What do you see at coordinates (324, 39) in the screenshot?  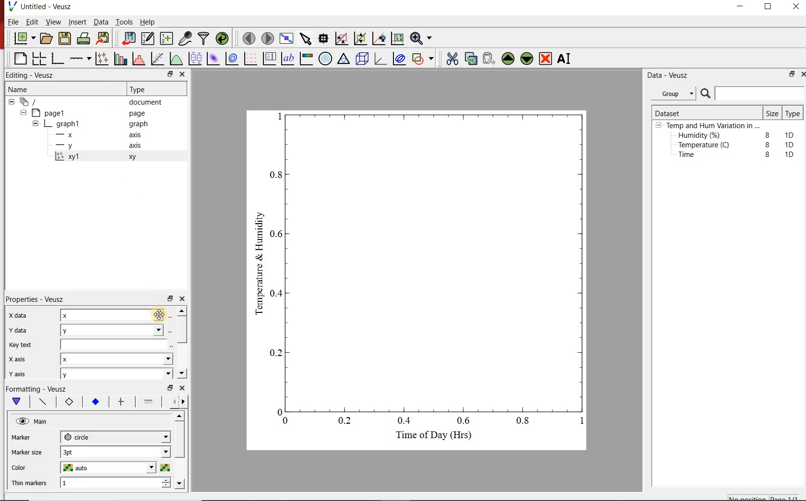 I see `Read data points on the graph` at bounding box center [324, 39].